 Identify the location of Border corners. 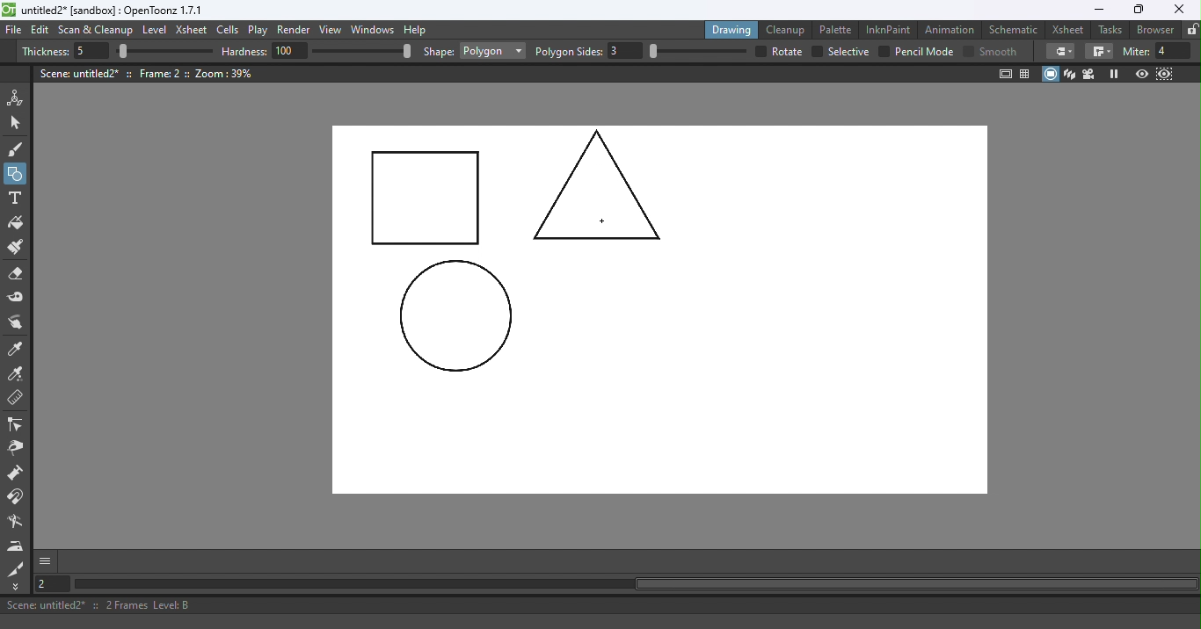
(1060, 51).